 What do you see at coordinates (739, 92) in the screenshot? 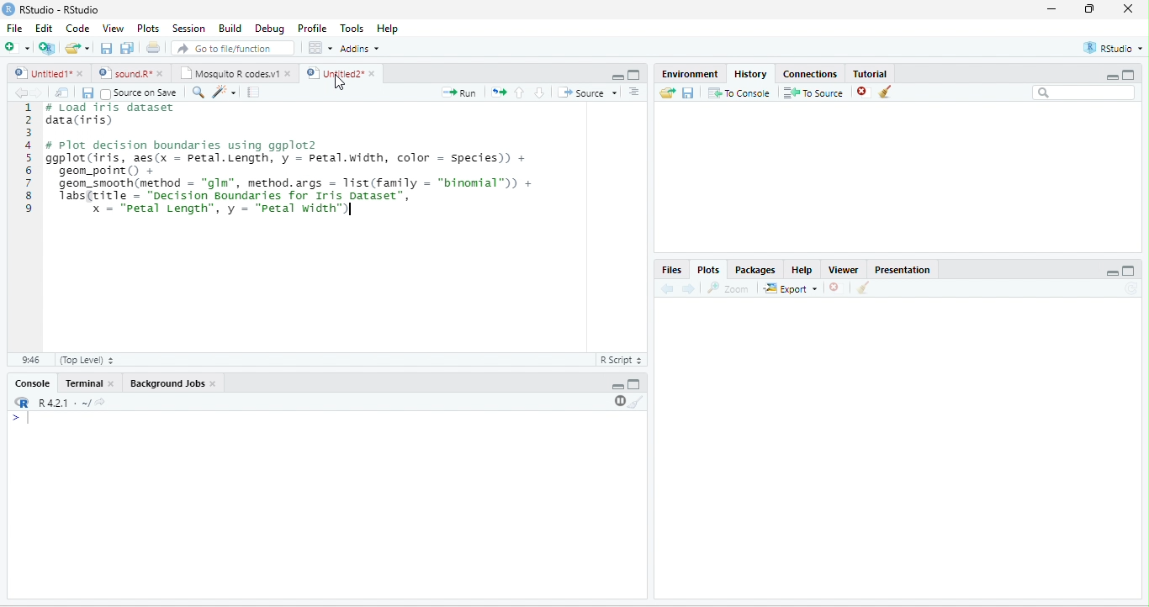
I see `To console` at bounding box center [739, 92].